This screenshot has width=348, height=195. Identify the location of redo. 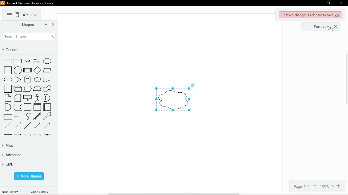
(34, 15).